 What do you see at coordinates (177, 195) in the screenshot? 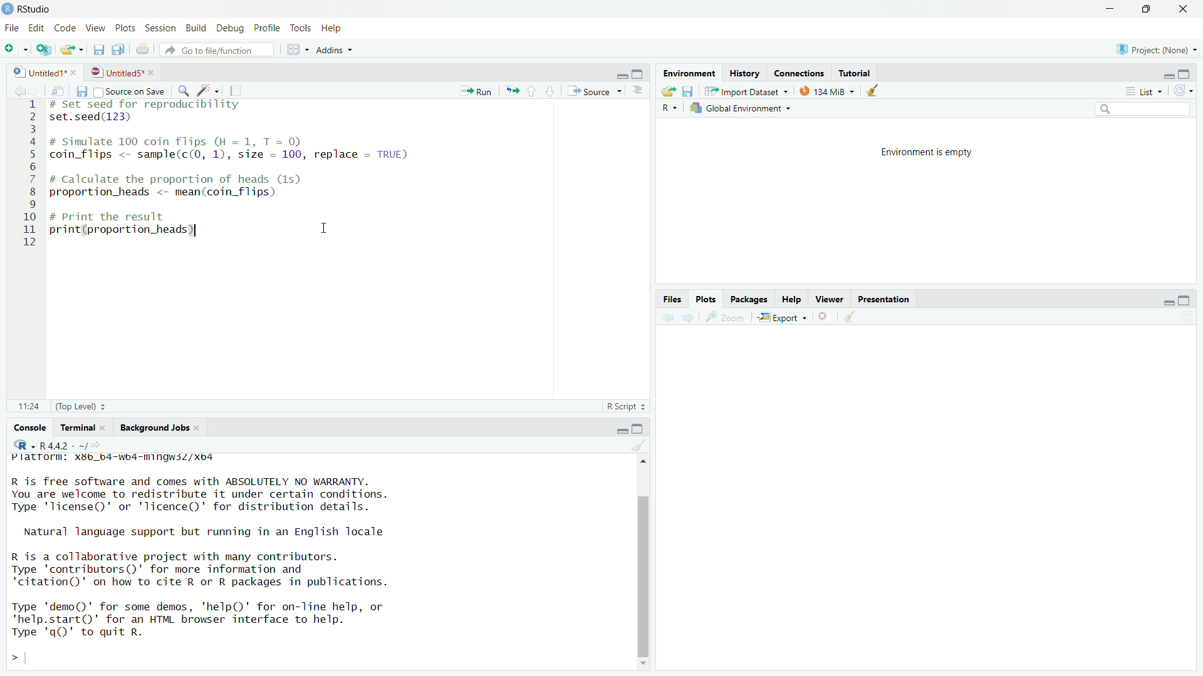
I see `proportion_heads <- mean(coin_t1ips)` at bounding box center [177, 195].